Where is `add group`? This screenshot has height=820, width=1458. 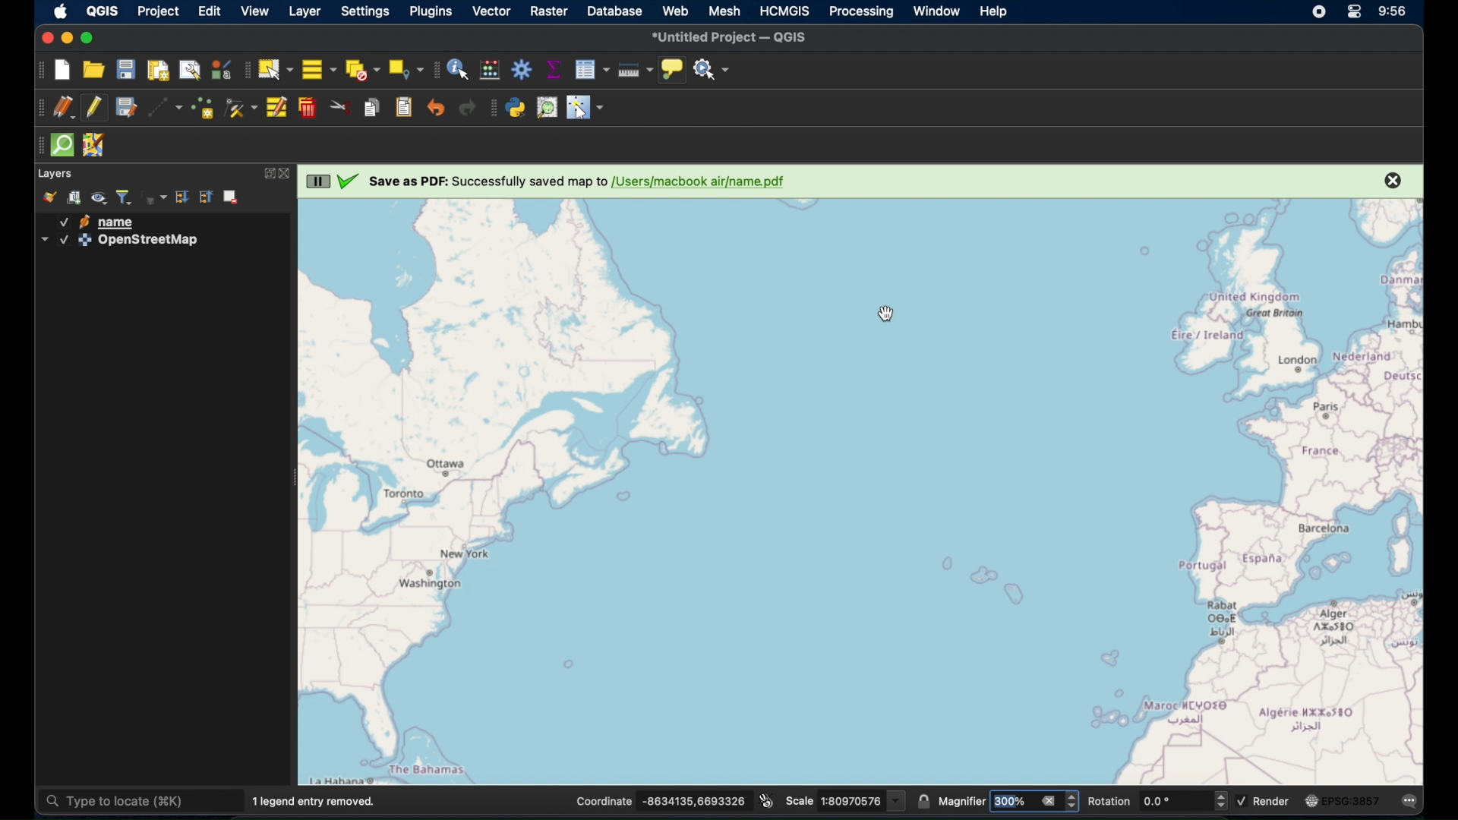
add group is located at coordinates (77, 197).